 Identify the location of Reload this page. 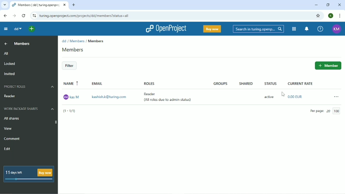
(23, 15).